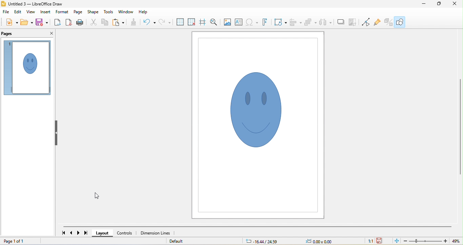  I want to click on file, so click(6, 12).